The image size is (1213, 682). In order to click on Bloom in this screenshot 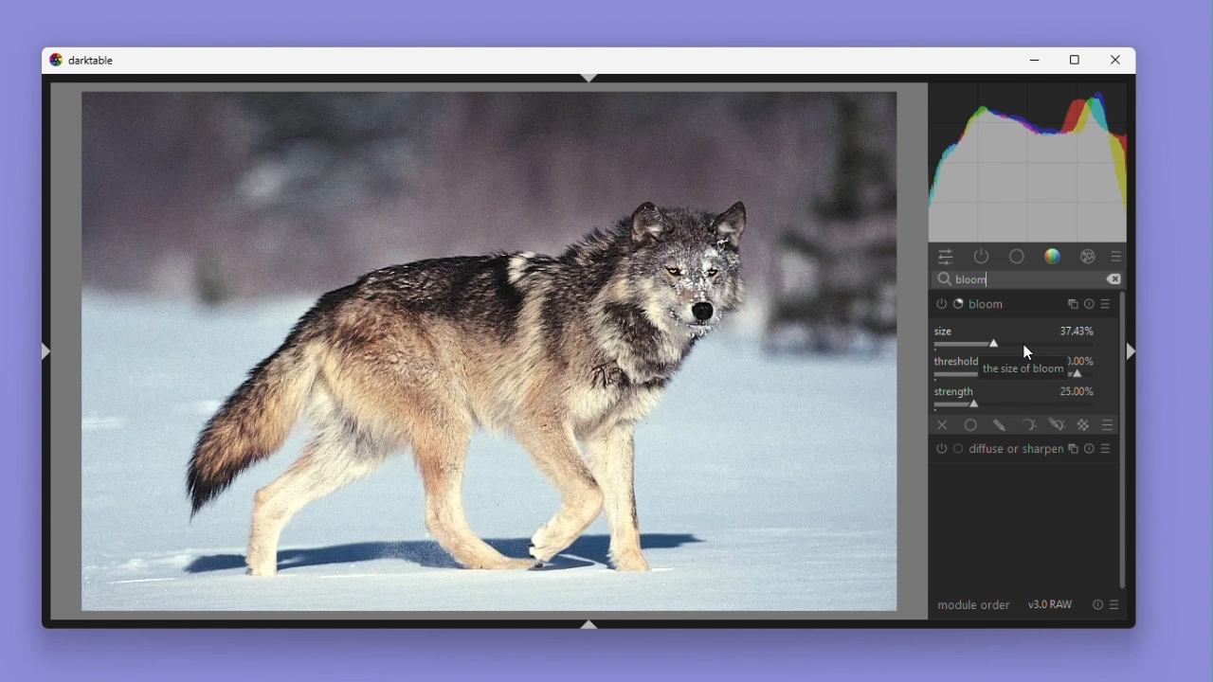, I will do `click(994, 305)`.